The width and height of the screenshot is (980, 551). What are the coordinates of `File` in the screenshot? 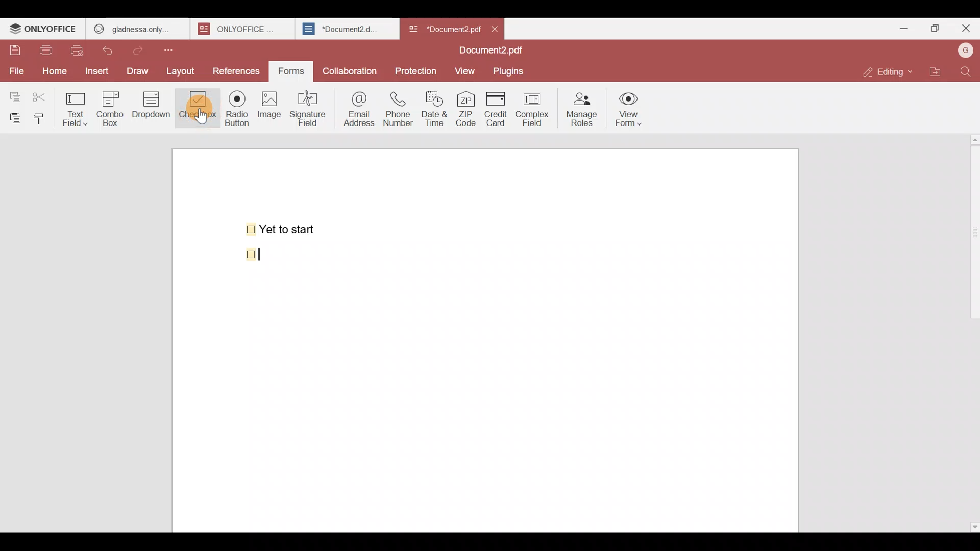 It's located at (16, 70).